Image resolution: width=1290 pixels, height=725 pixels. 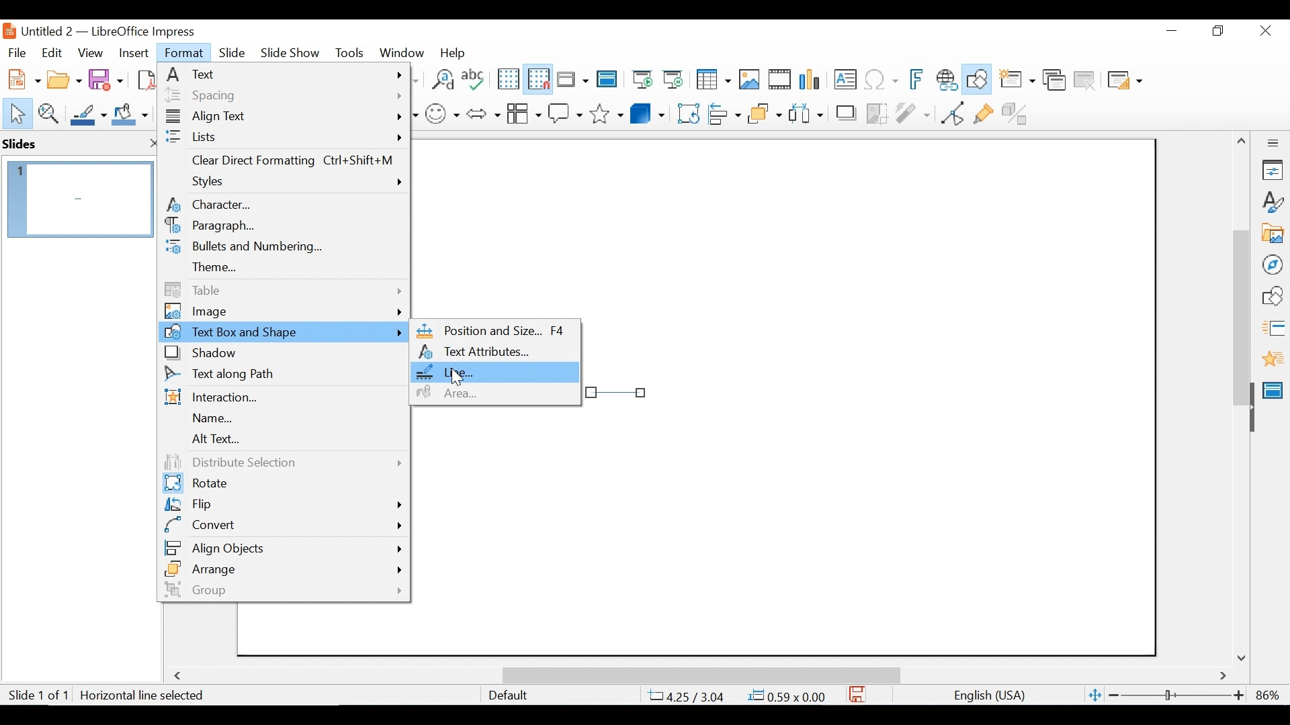 I want to click on Stars and Banners, so click(x=607, y=111).